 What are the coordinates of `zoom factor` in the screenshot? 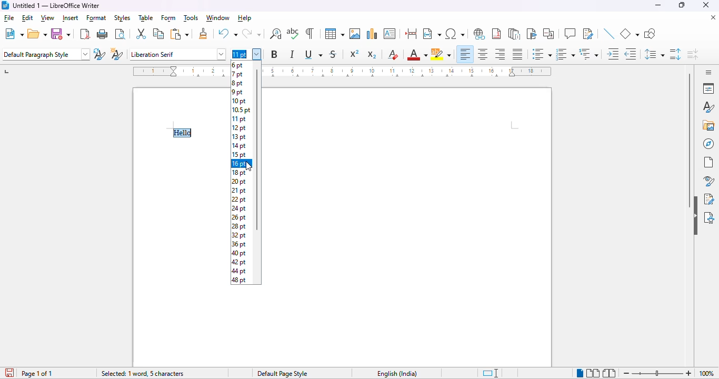 It's located at (708, 374).